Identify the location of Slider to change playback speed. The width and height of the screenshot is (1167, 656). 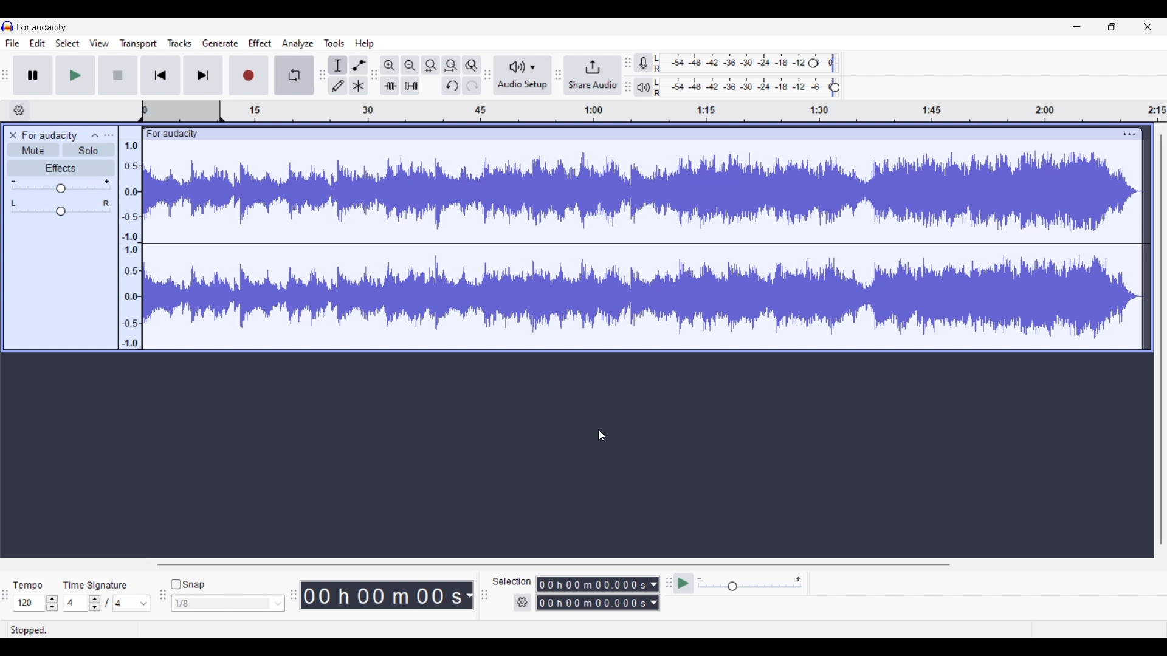
(749, 587).